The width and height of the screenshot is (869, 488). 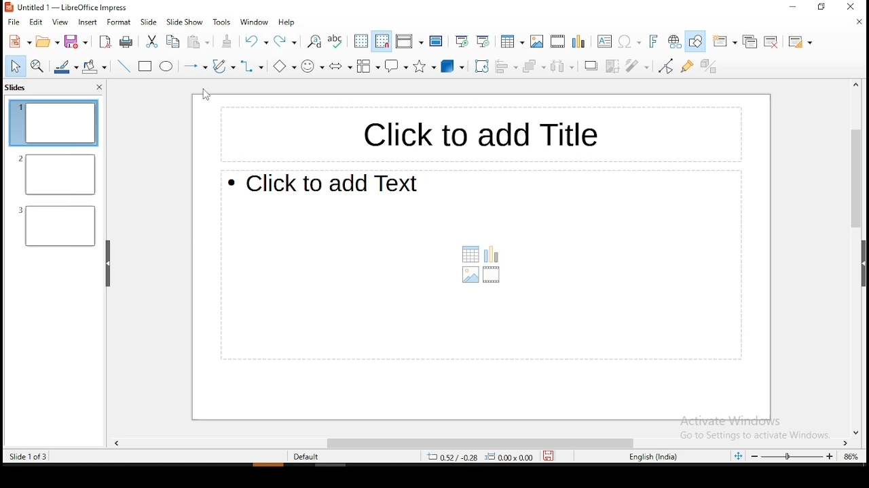 I want to click on text box, so click(x=605, y=41).